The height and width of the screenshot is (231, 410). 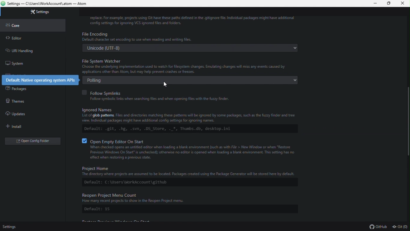 I want to click on Default:15, so click(x=97, y=209).